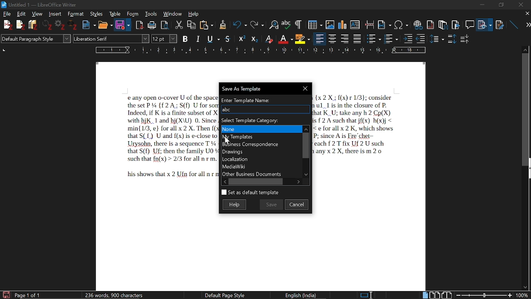  Describe the element at coordinates (224, 181) in the screenshot. I see `Move left` at that location.